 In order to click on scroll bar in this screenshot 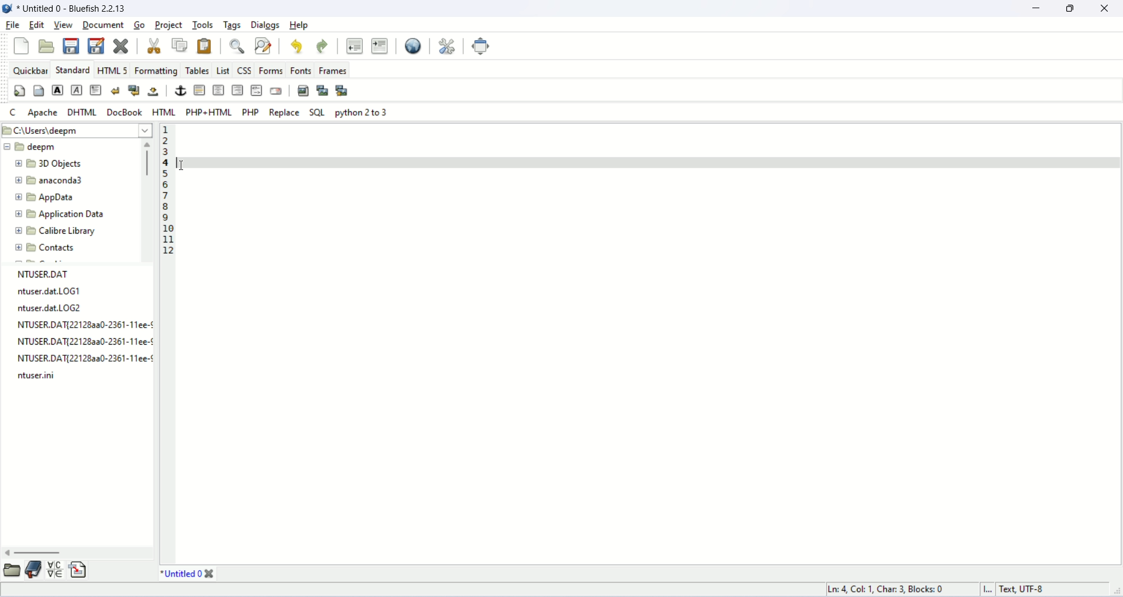, I will do `click(80, 553)`.